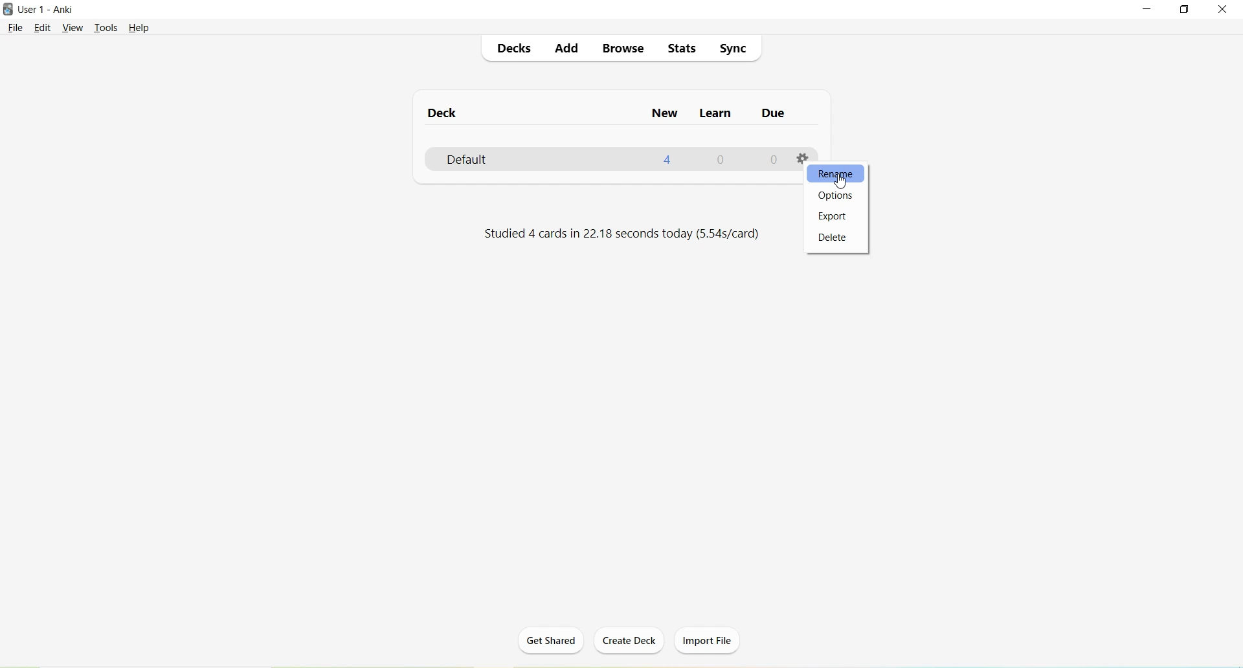 This screenshot has width=1243, height=668. I want to click on User 1 - Anki, so click(47, 9).